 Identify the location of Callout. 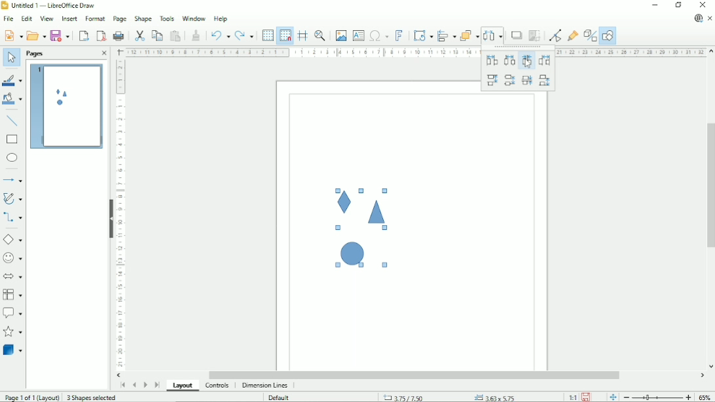
(12, 313).